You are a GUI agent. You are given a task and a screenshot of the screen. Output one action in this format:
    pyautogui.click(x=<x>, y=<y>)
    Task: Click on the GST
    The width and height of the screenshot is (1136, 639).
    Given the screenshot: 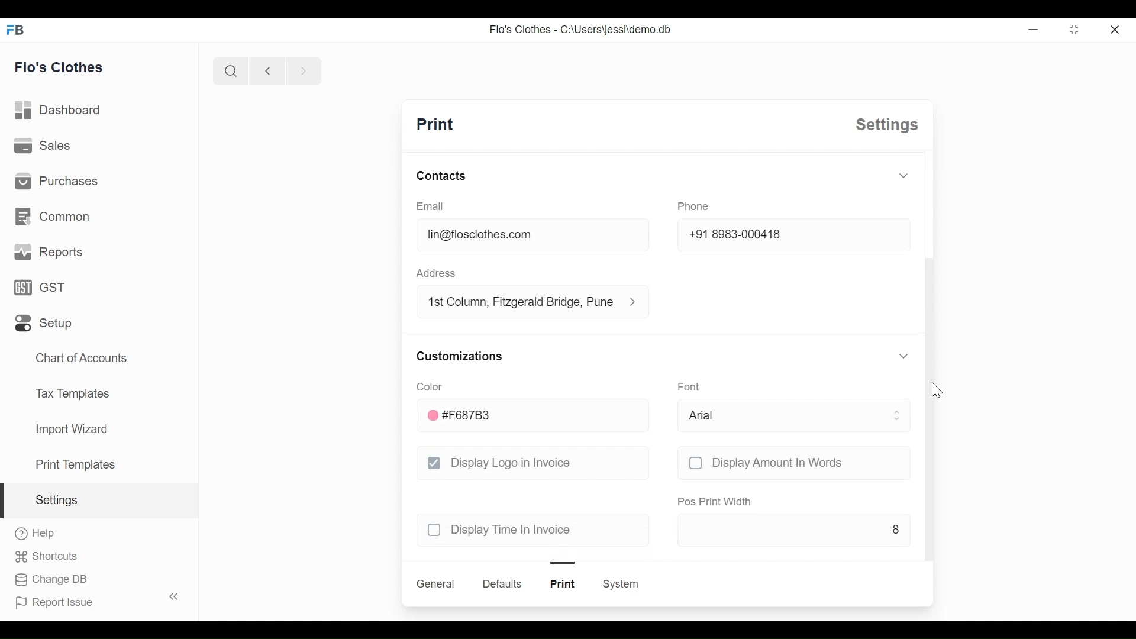 What is the action you would take?
    pyautogui.click(x=39, y=287)
    